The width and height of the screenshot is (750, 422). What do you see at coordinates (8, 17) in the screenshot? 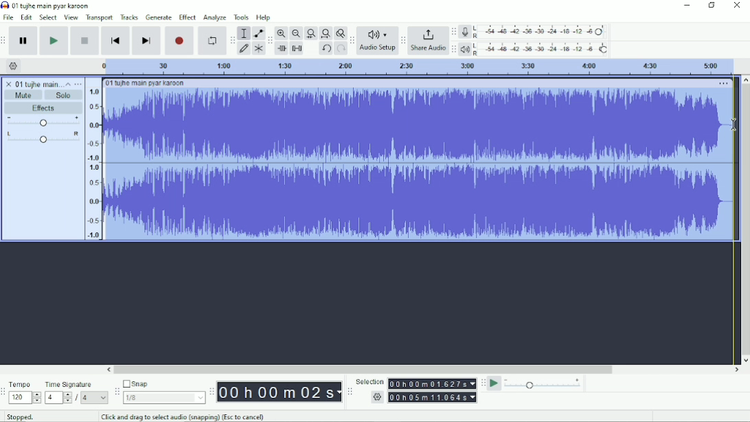
I see `File` at bounding box center [8, 17].